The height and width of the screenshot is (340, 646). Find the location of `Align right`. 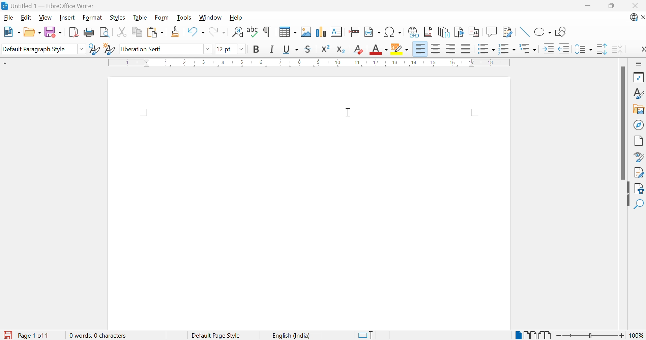

Align right is located at coordinates (451, 49).